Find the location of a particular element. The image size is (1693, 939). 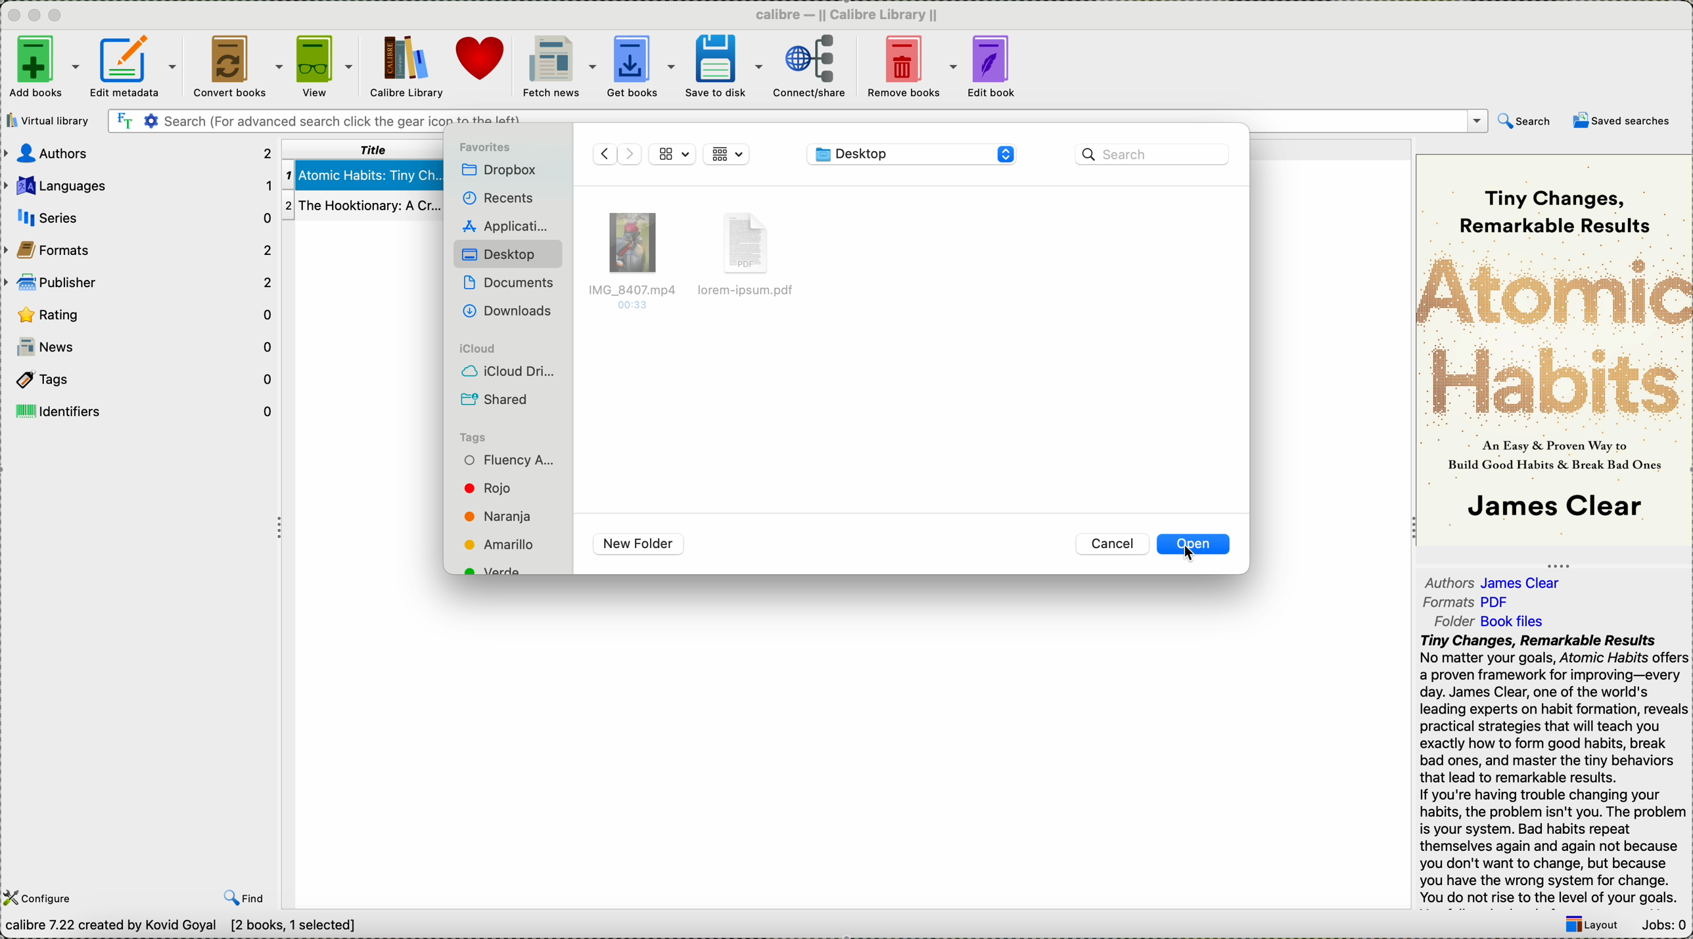

authors is located at coordinates (137, 154).